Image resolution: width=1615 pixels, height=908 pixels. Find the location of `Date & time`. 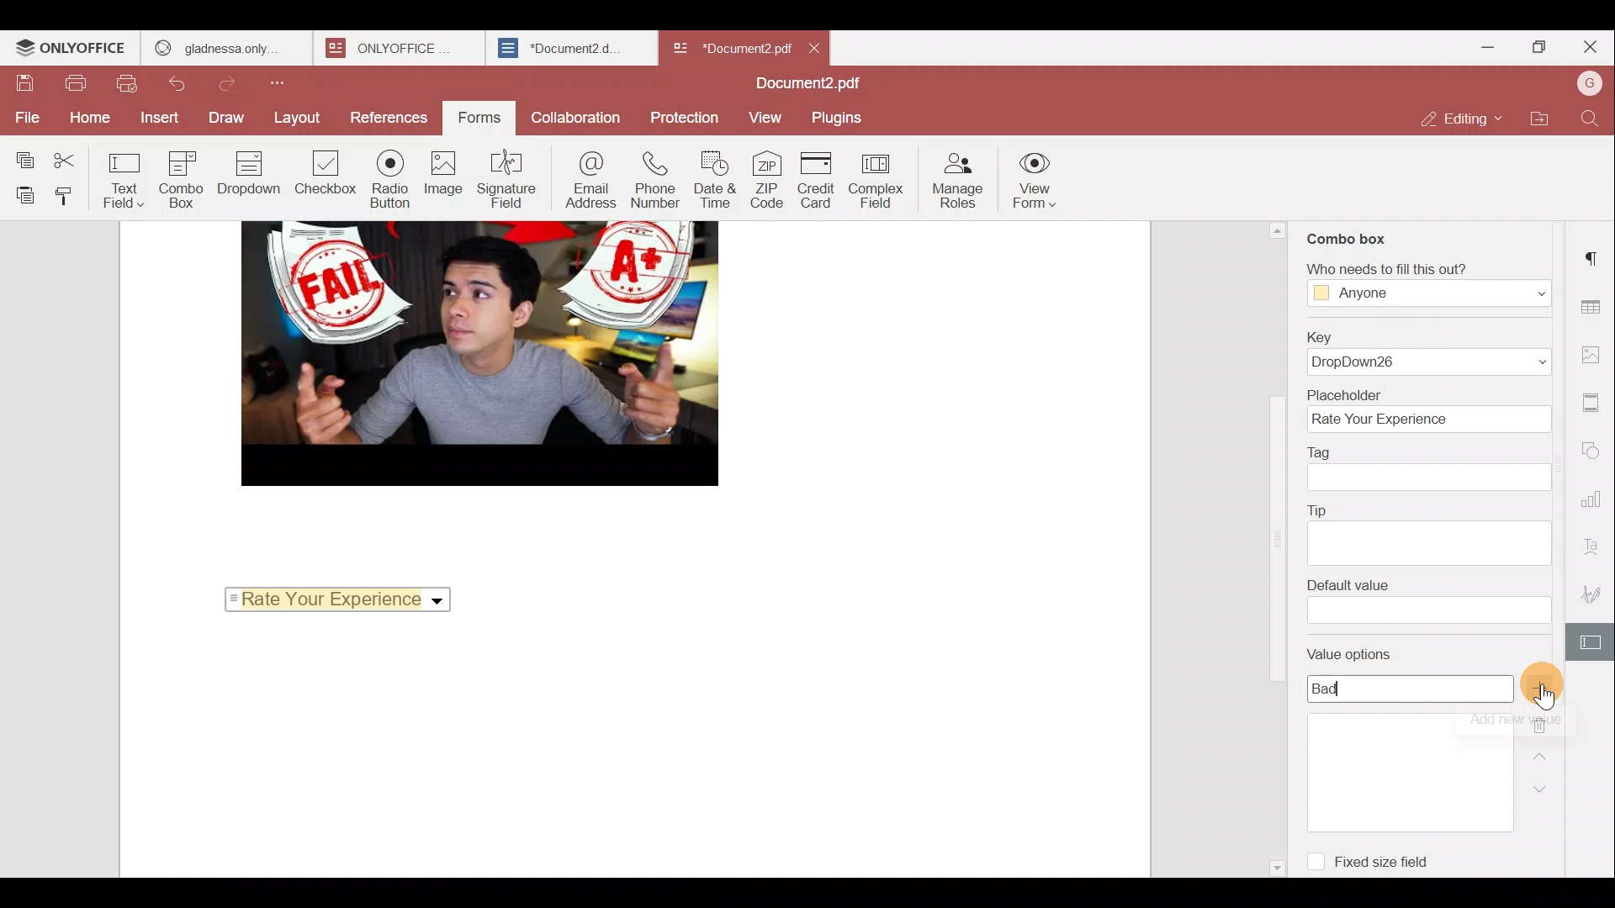

Date & time is located at coordinates (716, 182).